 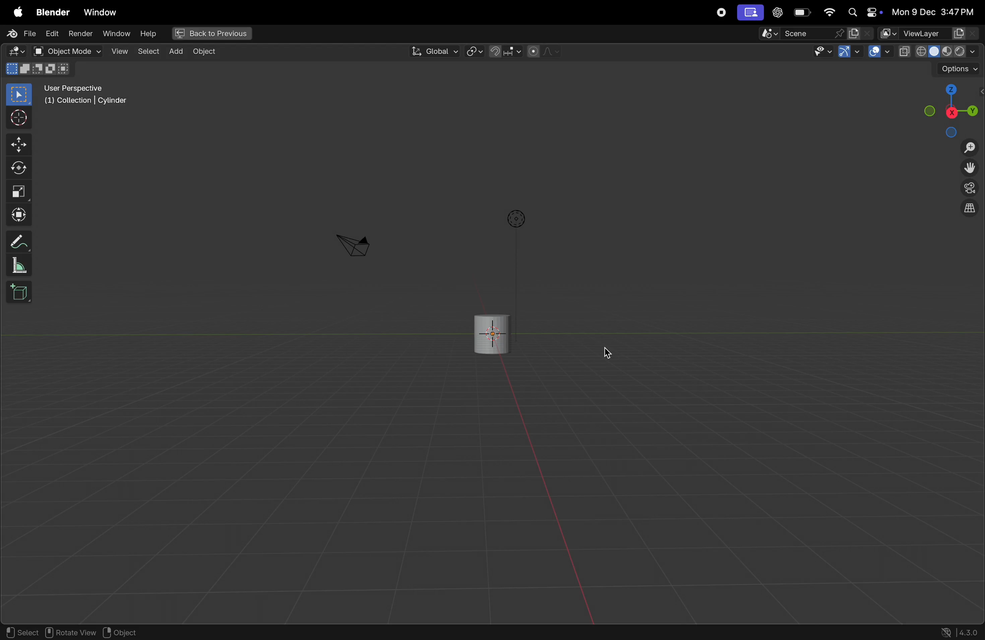 What do you see at coordinates (73, 633) in the screenshot?
I see `rotate view` at bounding box center [73, 633].